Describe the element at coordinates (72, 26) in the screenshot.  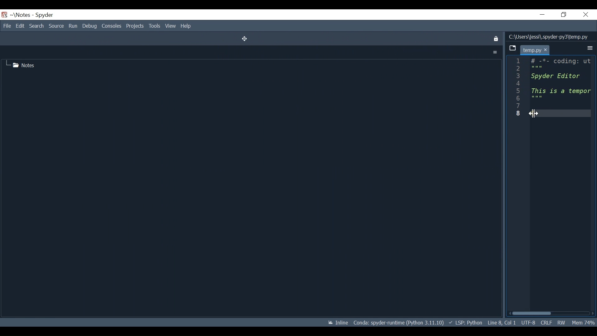
I see `Run` at that location.